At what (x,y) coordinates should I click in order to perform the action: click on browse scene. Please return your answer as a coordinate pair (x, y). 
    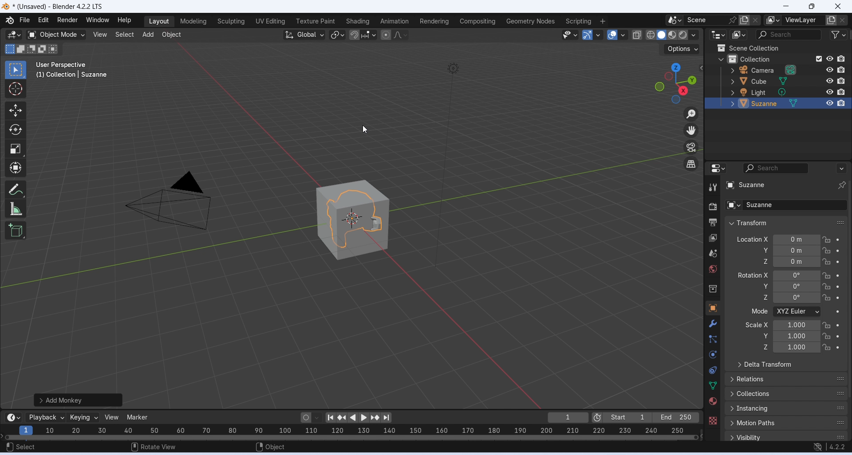
    Looking at the image, I should click on (675, 20).